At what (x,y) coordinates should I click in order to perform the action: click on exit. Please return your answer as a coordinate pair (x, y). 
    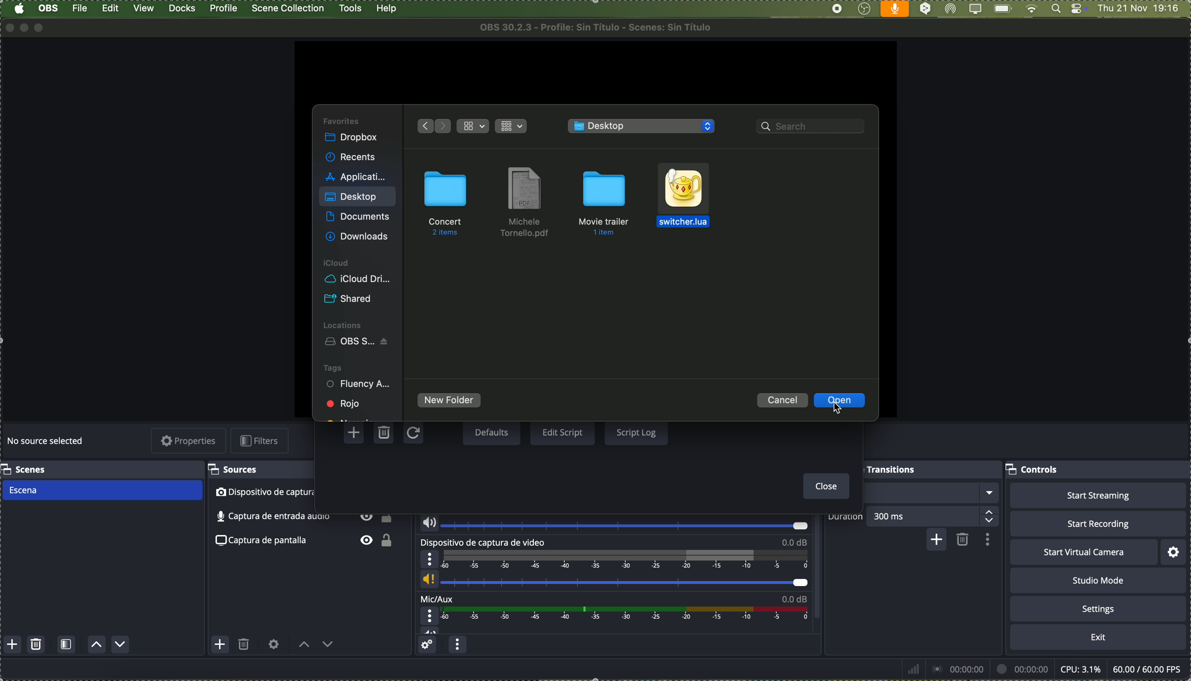
    Looking at the image, I should click on (1098, 638).